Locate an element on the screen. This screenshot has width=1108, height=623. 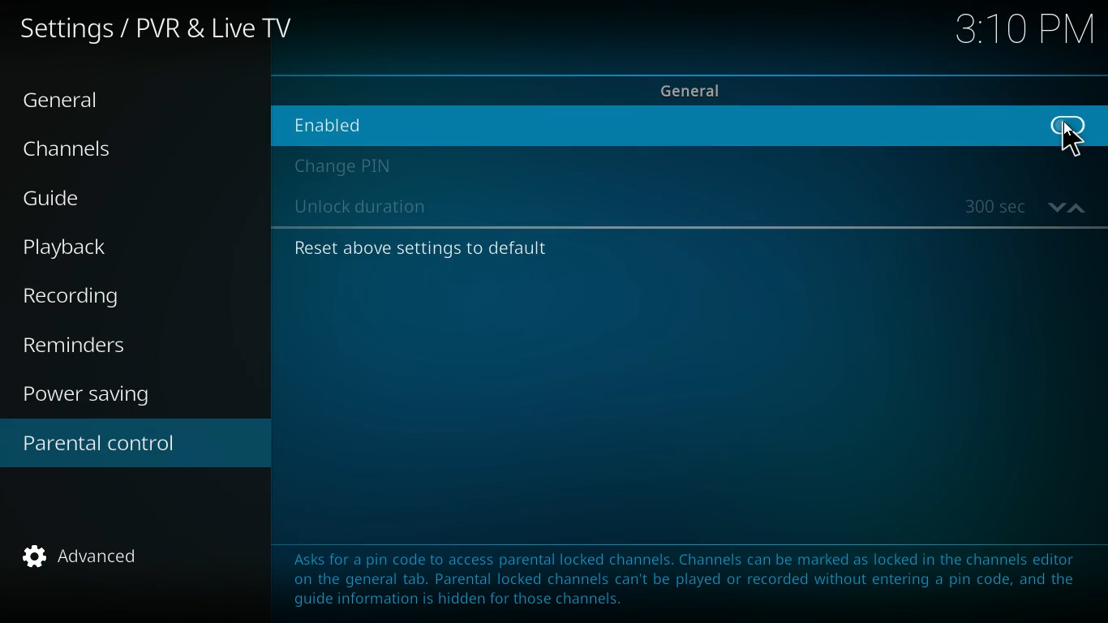
guide is located at coordinates (100, 200).